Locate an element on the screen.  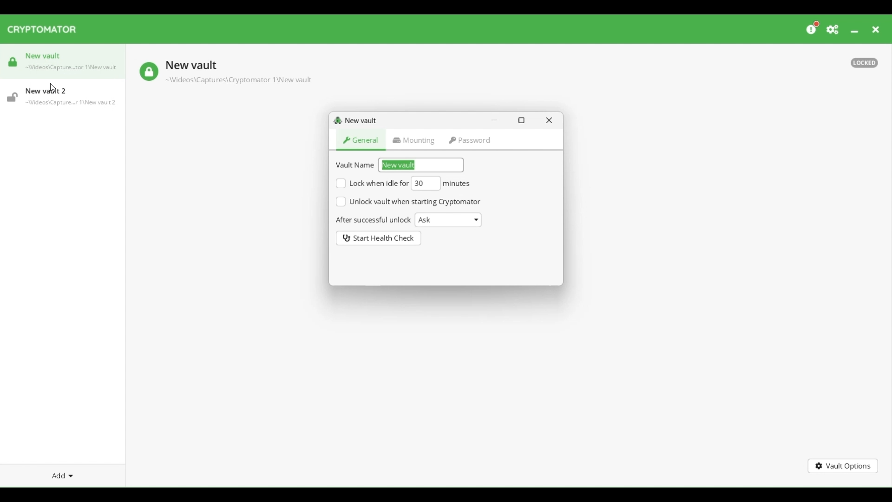
General options selected is located at coordinates (361, 142).